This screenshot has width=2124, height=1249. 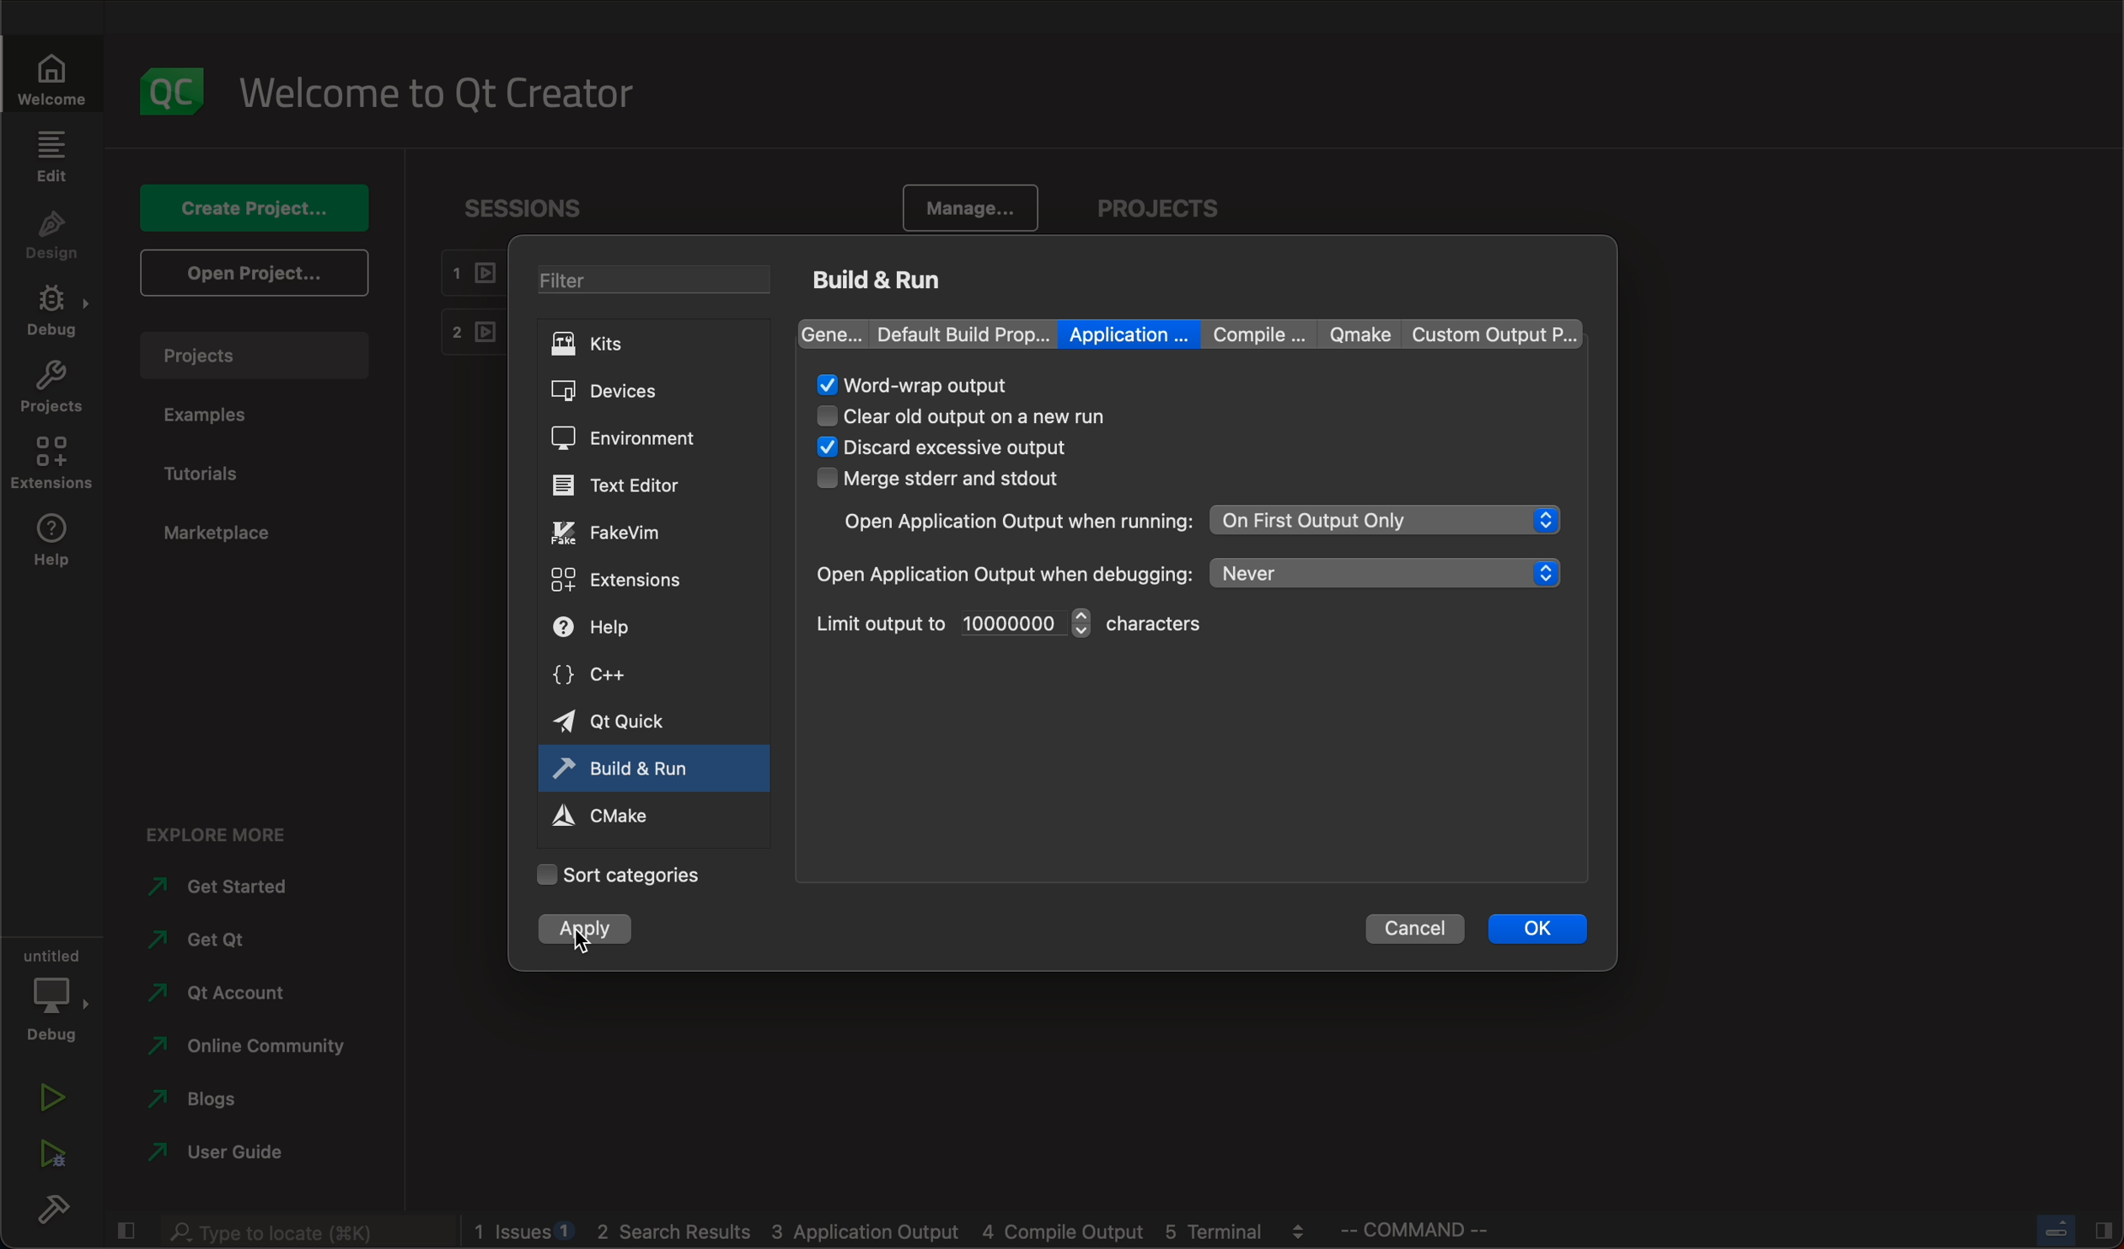 I want to click on merge stderr, so click(x=957, y=480).